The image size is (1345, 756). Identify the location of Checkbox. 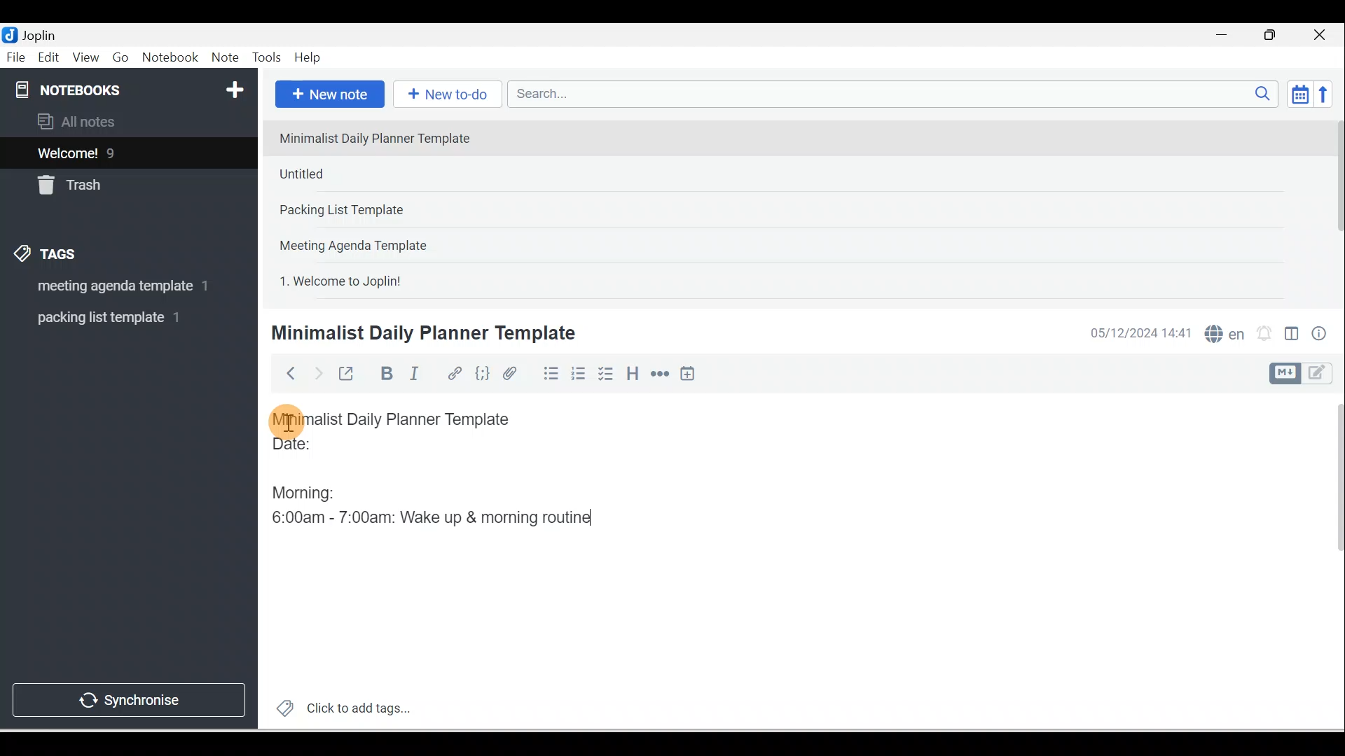
(605, 374).